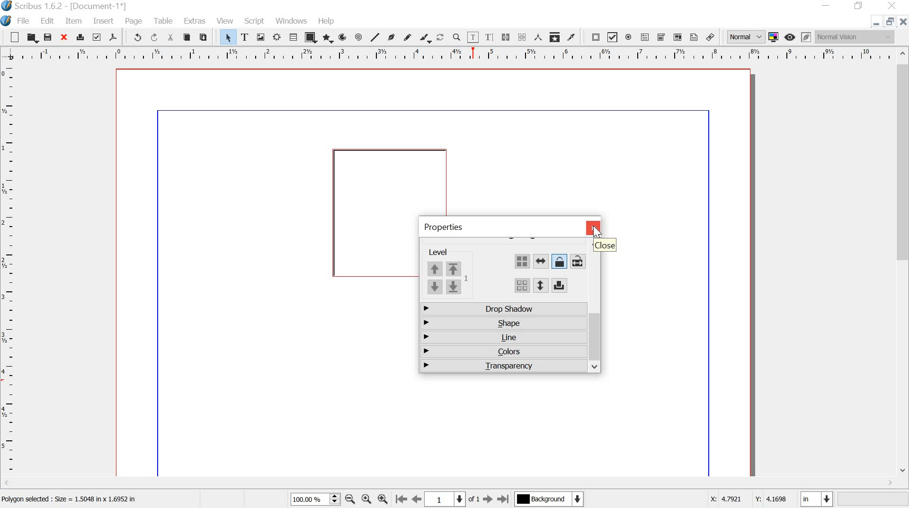 Image resolution: width=909 pixels, height=508 pixels. I want to click on go to next page, so click(489, 499).